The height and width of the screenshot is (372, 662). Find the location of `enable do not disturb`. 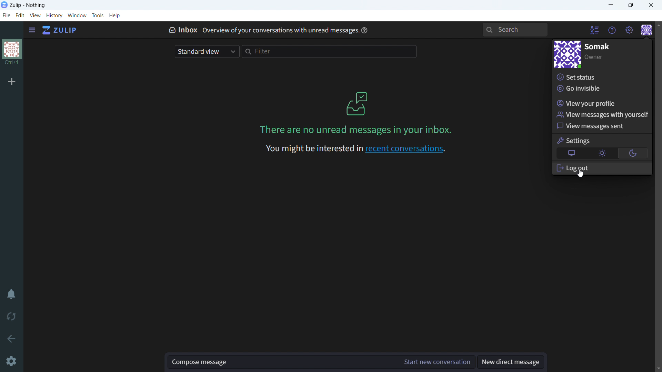

enable do not disturb is located at coordinates (11, 294).